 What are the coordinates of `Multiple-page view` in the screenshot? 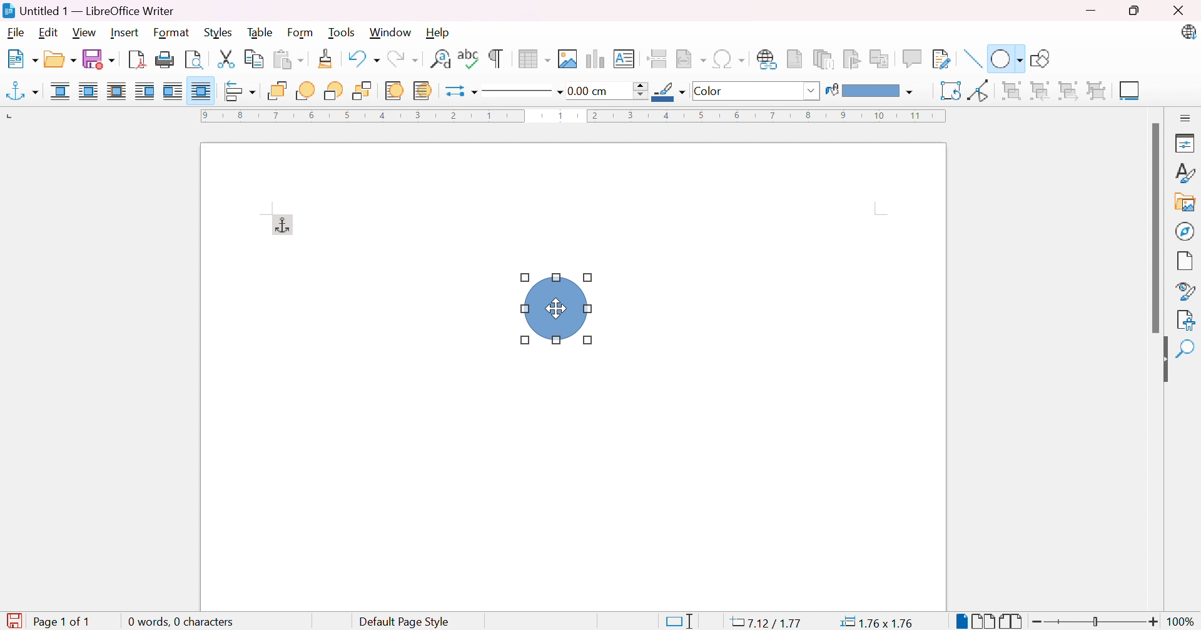 It's located at (984, 621).